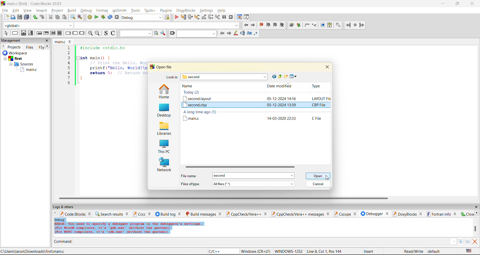 The image size is (480, 255). Describe the element at coordinates (249, 33) in the screenshot. I see `match case` at that location.